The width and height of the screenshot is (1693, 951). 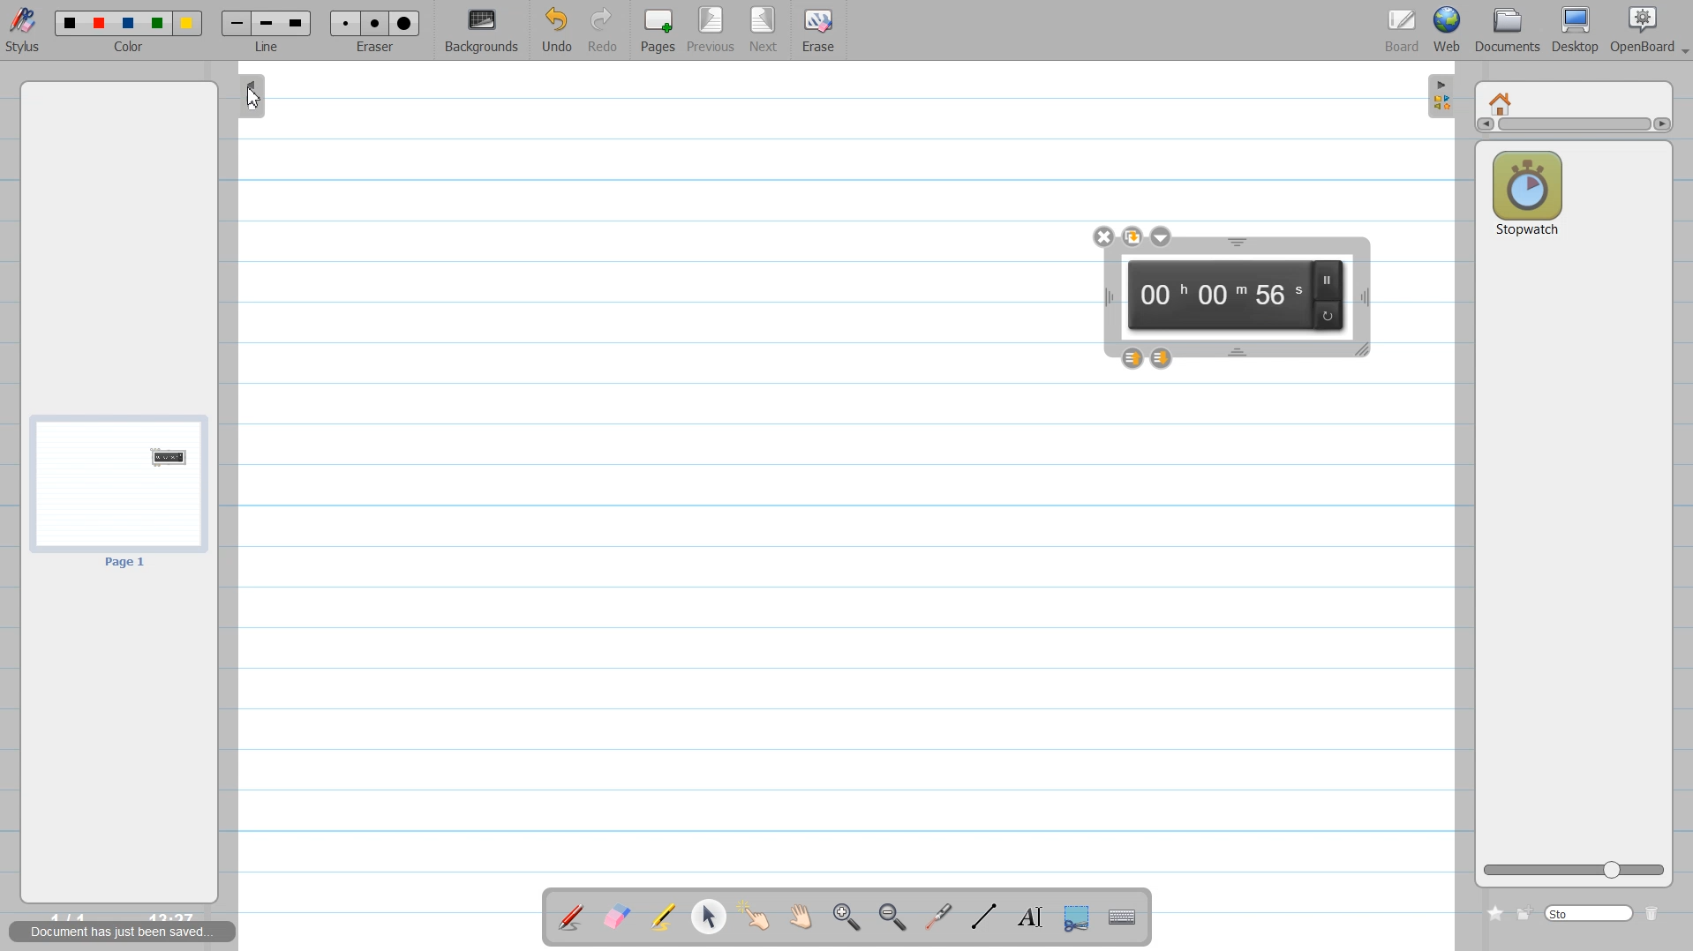 What do you see at coordinates (941, 918) in the screenshot?
I see `Virtual laser pointer` at bounding box center [941, 918].